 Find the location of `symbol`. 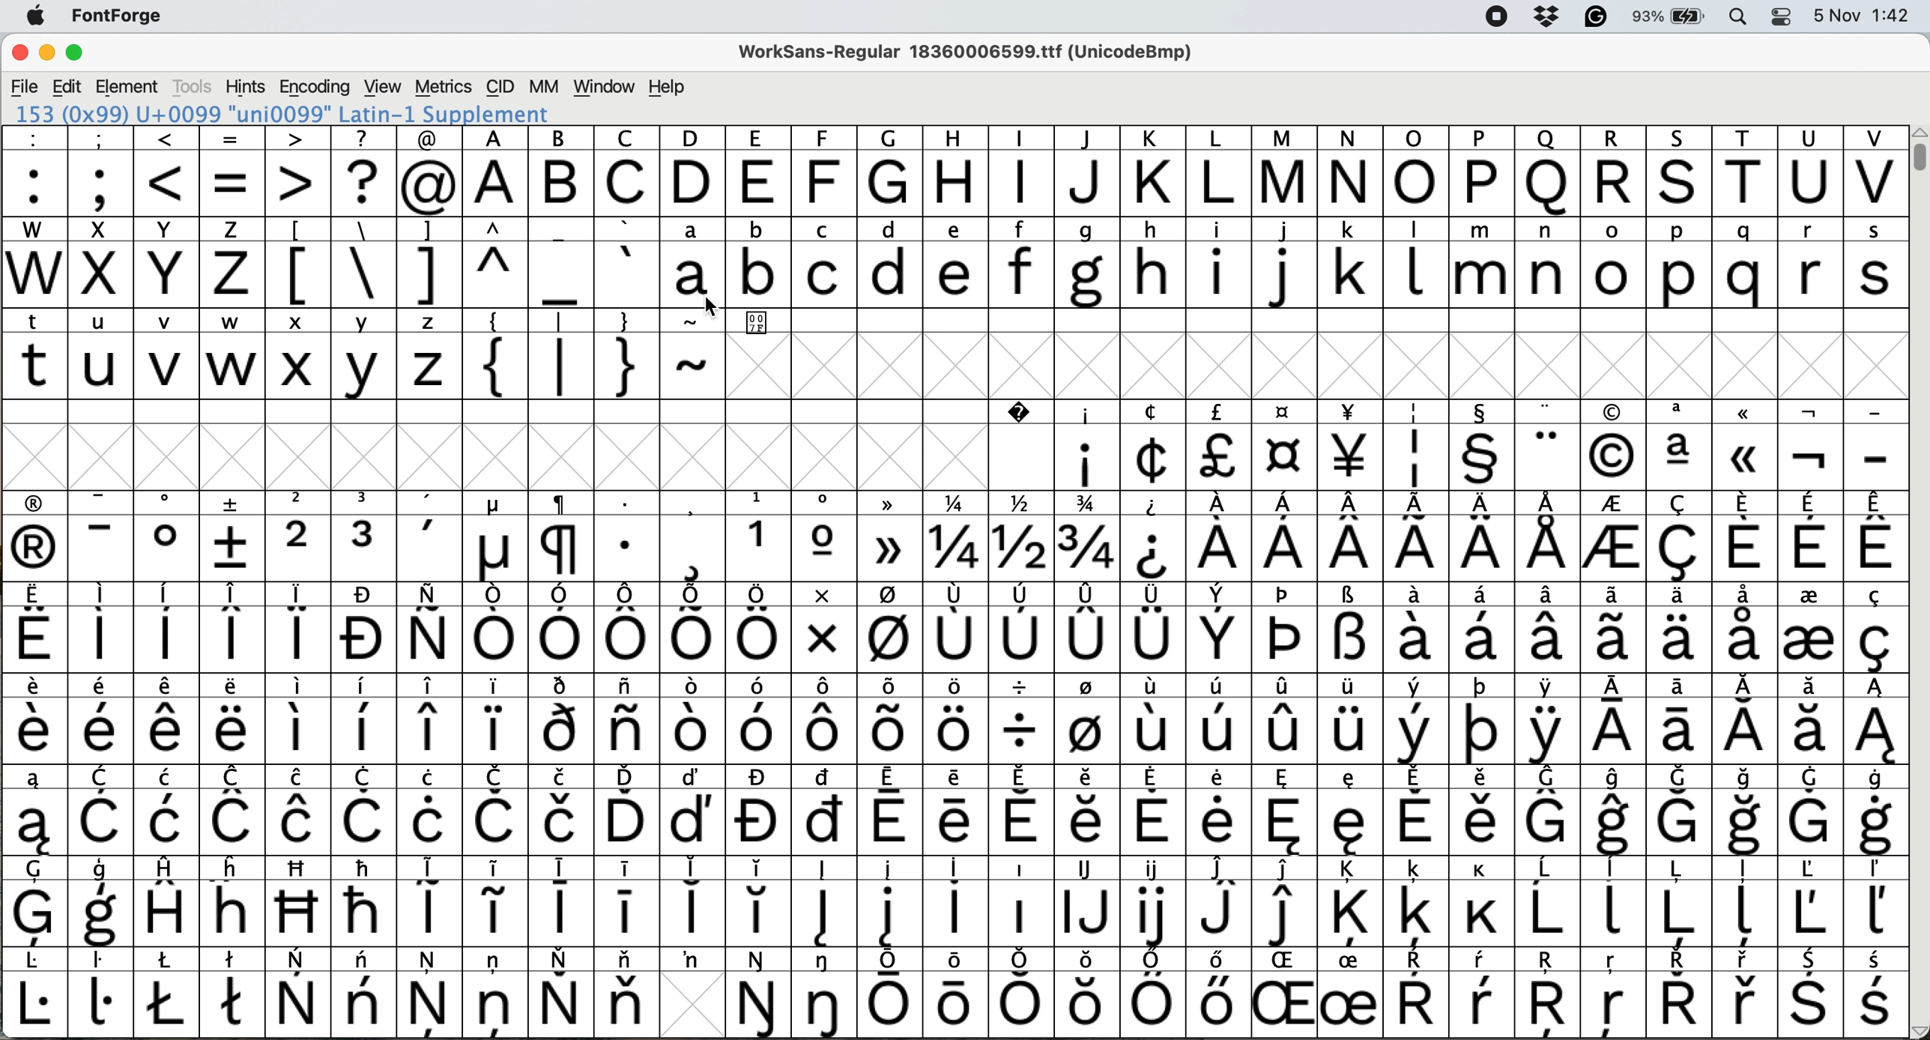

symbol is located at coordinates (232, 719).